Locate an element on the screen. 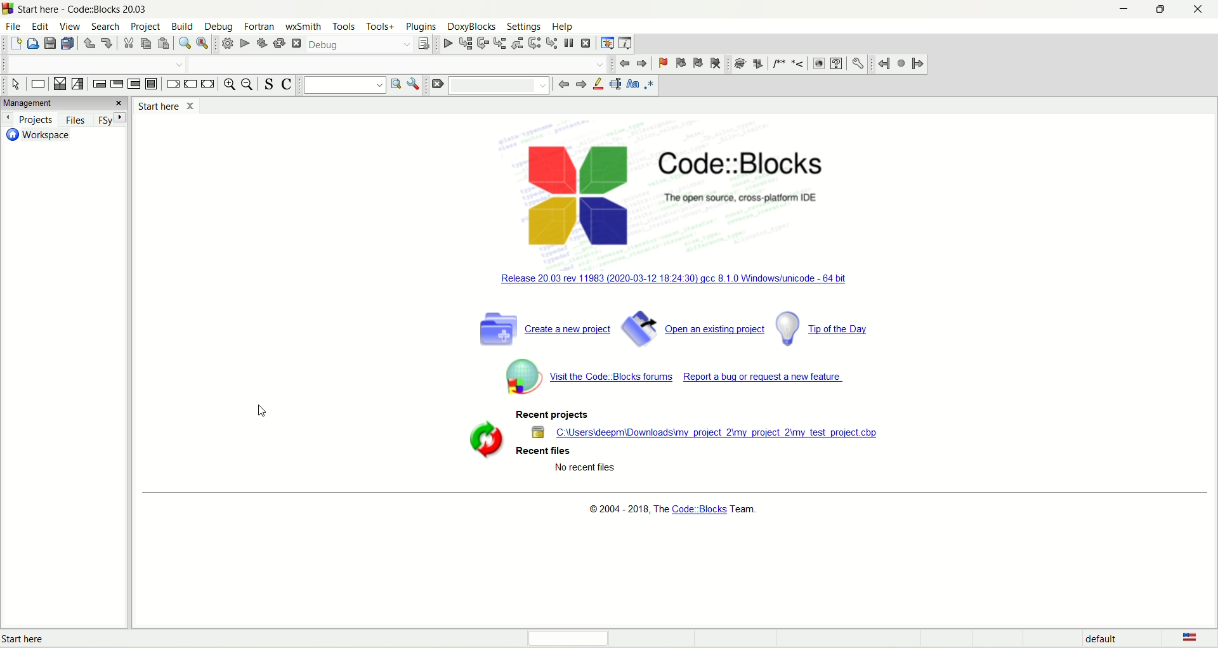  selection is located at coordinates (79, 84).